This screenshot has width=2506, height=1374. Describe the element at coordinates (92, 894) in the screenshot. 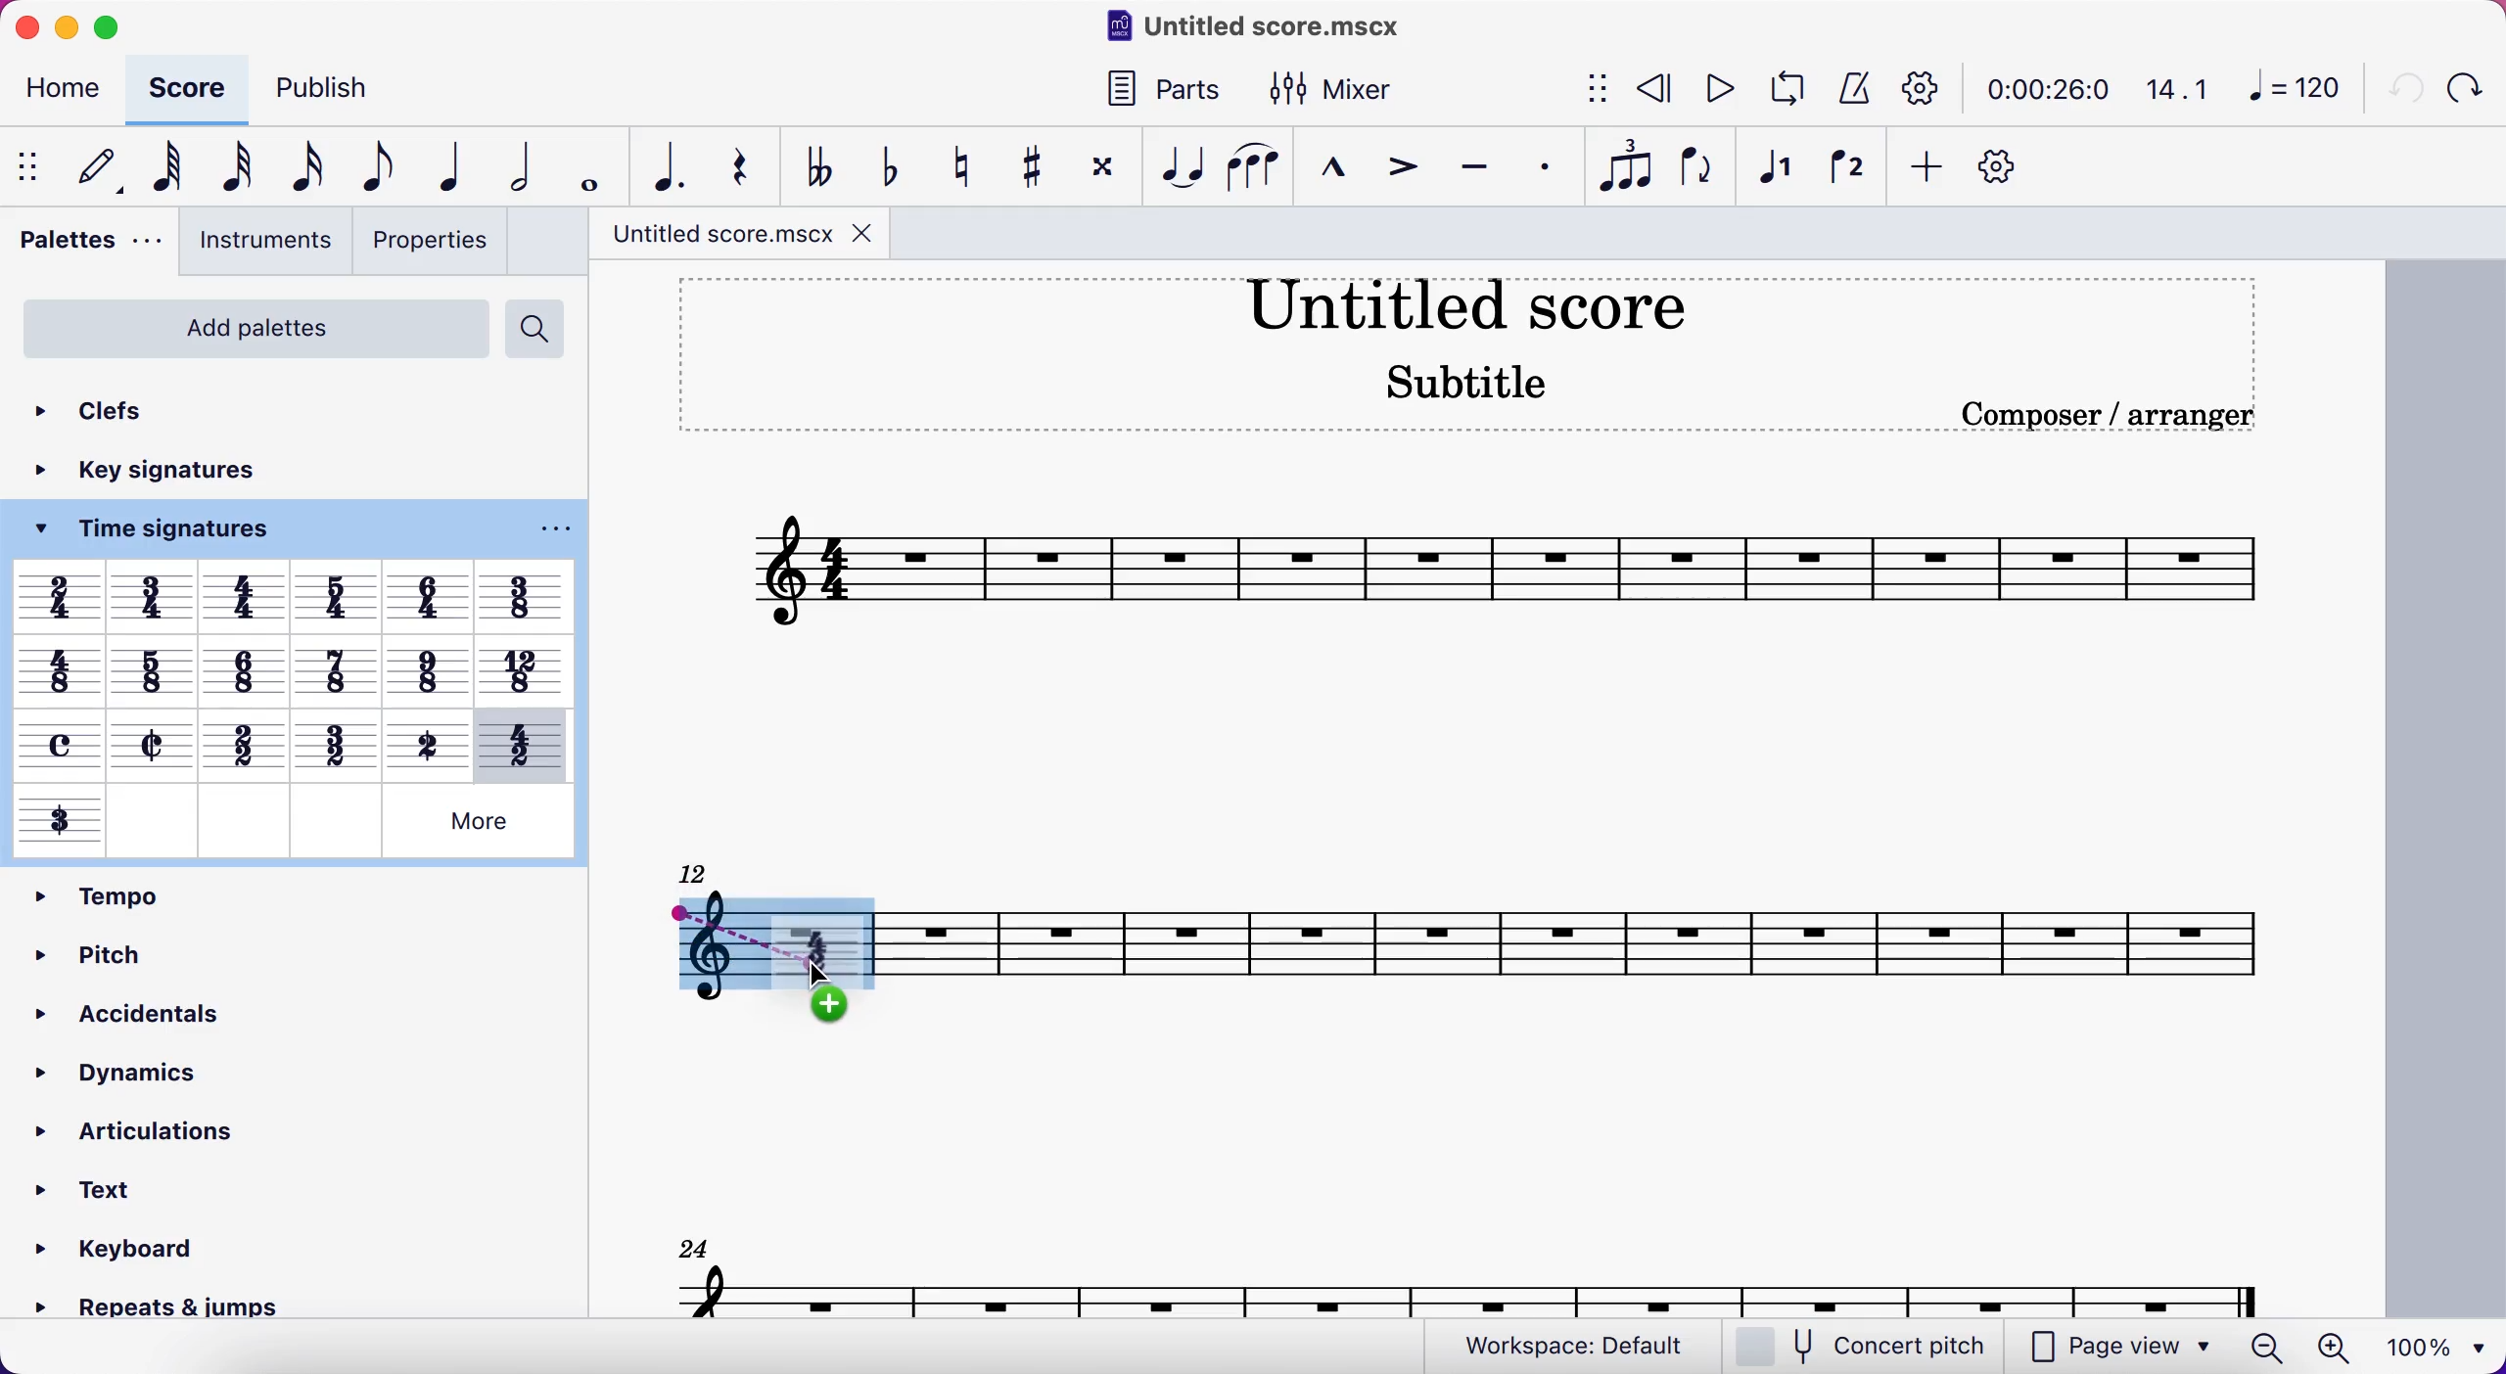

I see `tempo` at that location.